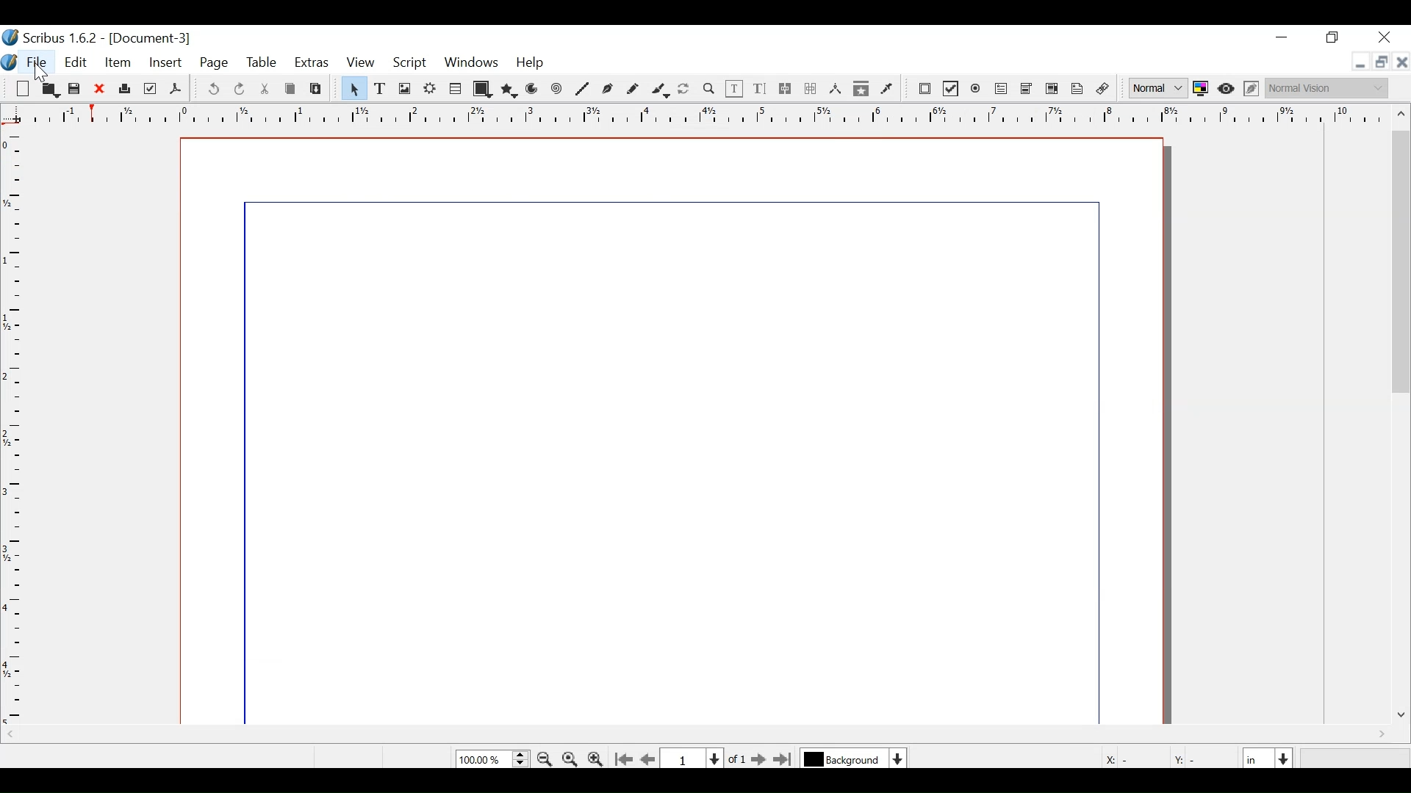 This screenshot has width=1411, height=793. Describe the element at coordinates (1028, 90) in the screenshot. I see `PDF Combo Box ` at that location.